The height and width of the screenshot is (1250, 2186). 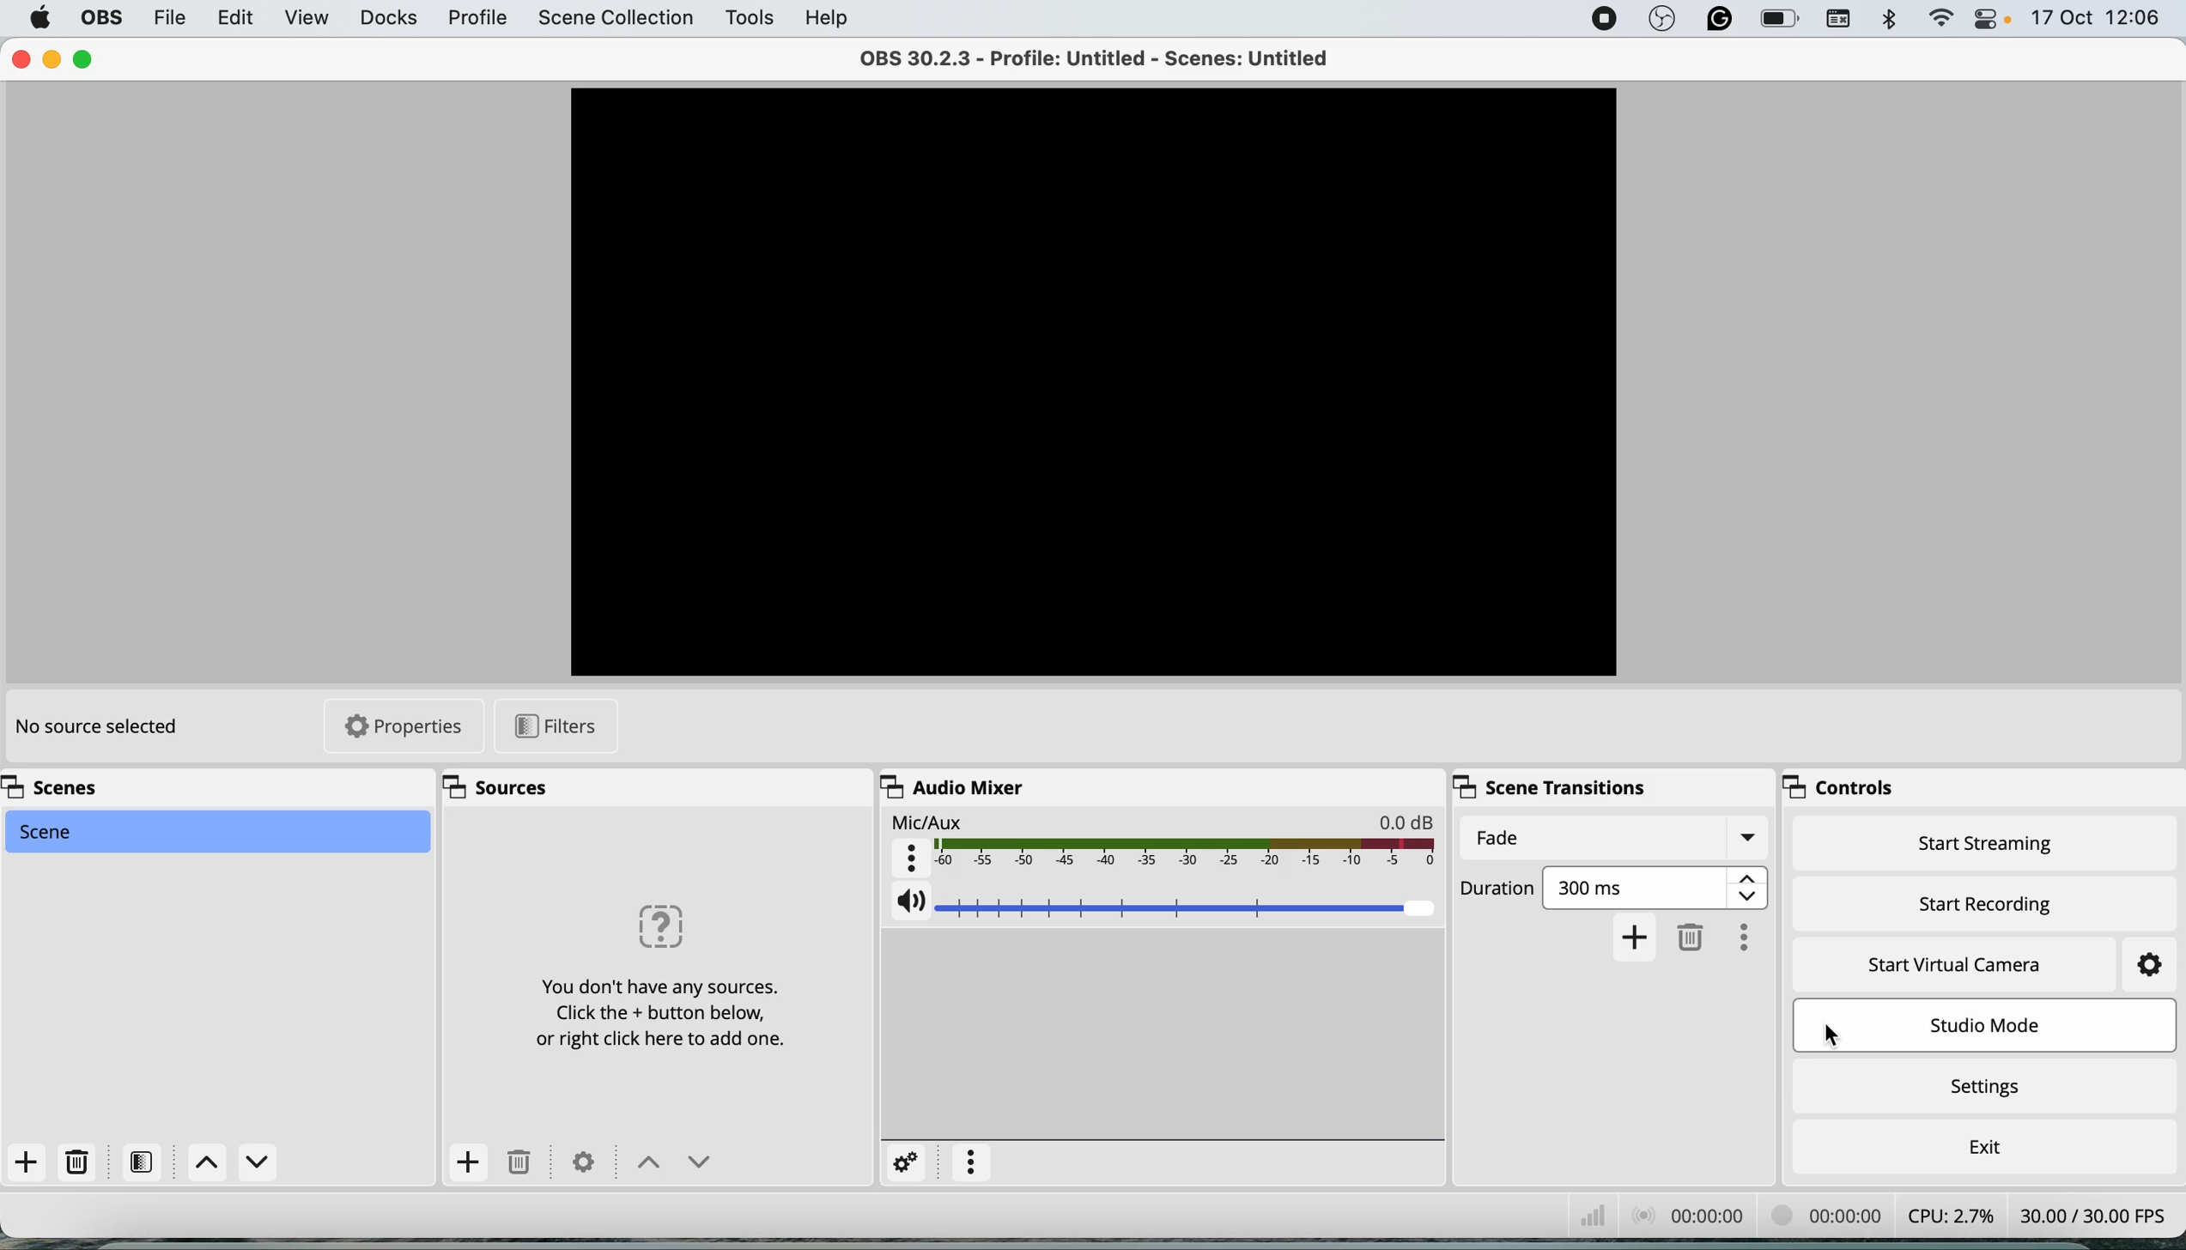 What do you see at coordinates (168, 20) in the screenshot?
I see `file` at bounding box center [168, 20].